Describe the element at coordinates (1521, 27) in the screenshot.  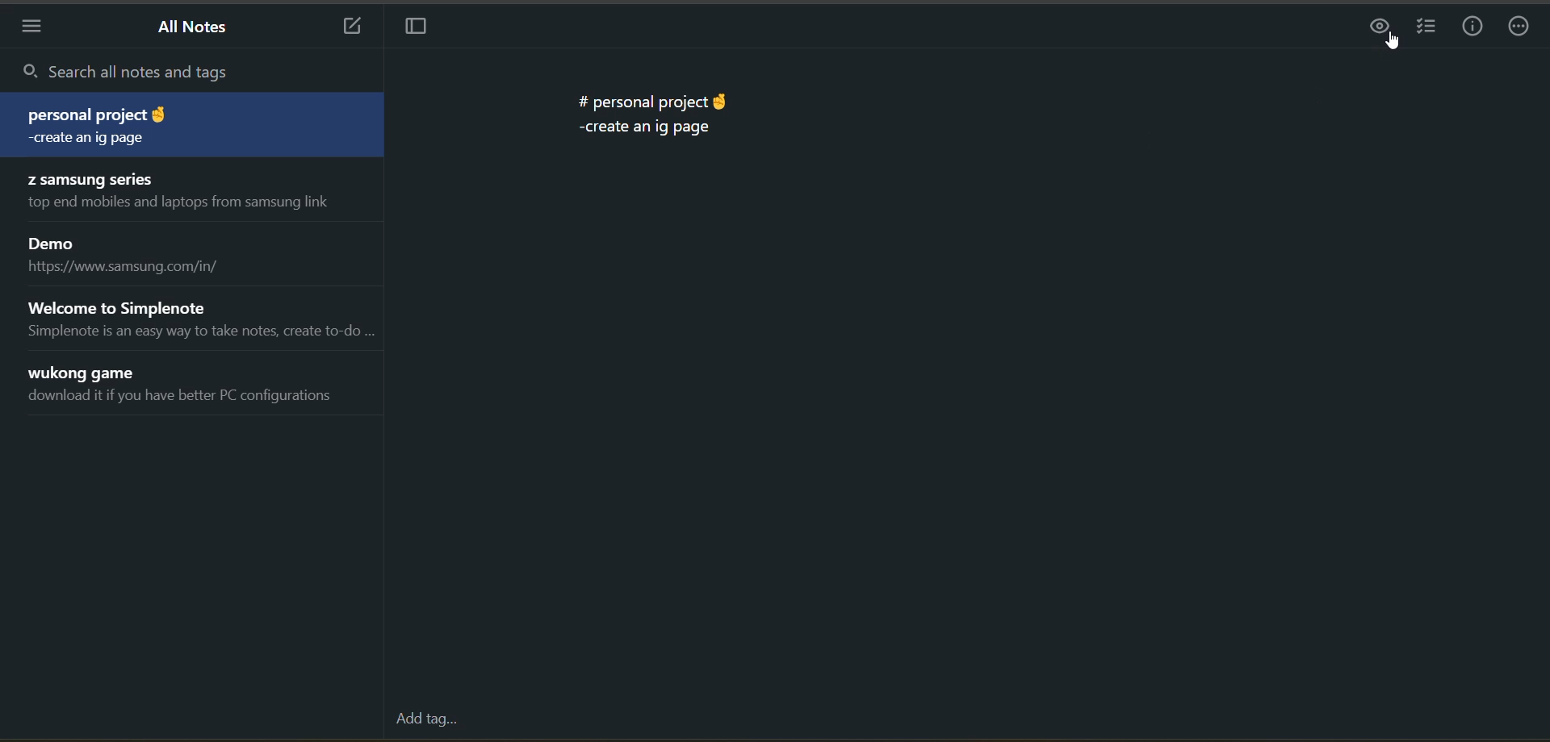
I see `actions` at that location.